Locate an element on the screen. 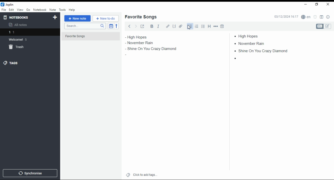  bullets is located at coordinates (189, 26).